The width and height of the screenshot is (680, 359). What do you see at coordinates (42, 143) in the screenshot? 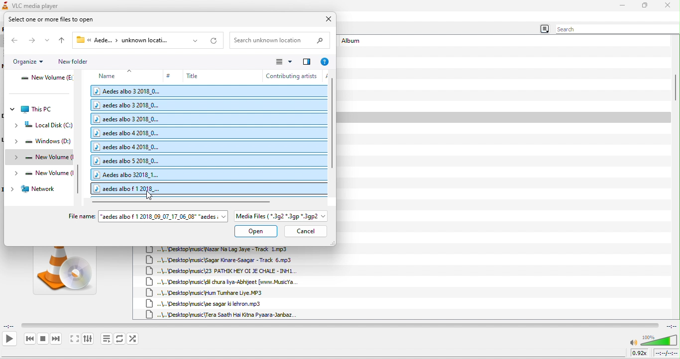
I see `windows (D:)` at bounding box center [42, 143].